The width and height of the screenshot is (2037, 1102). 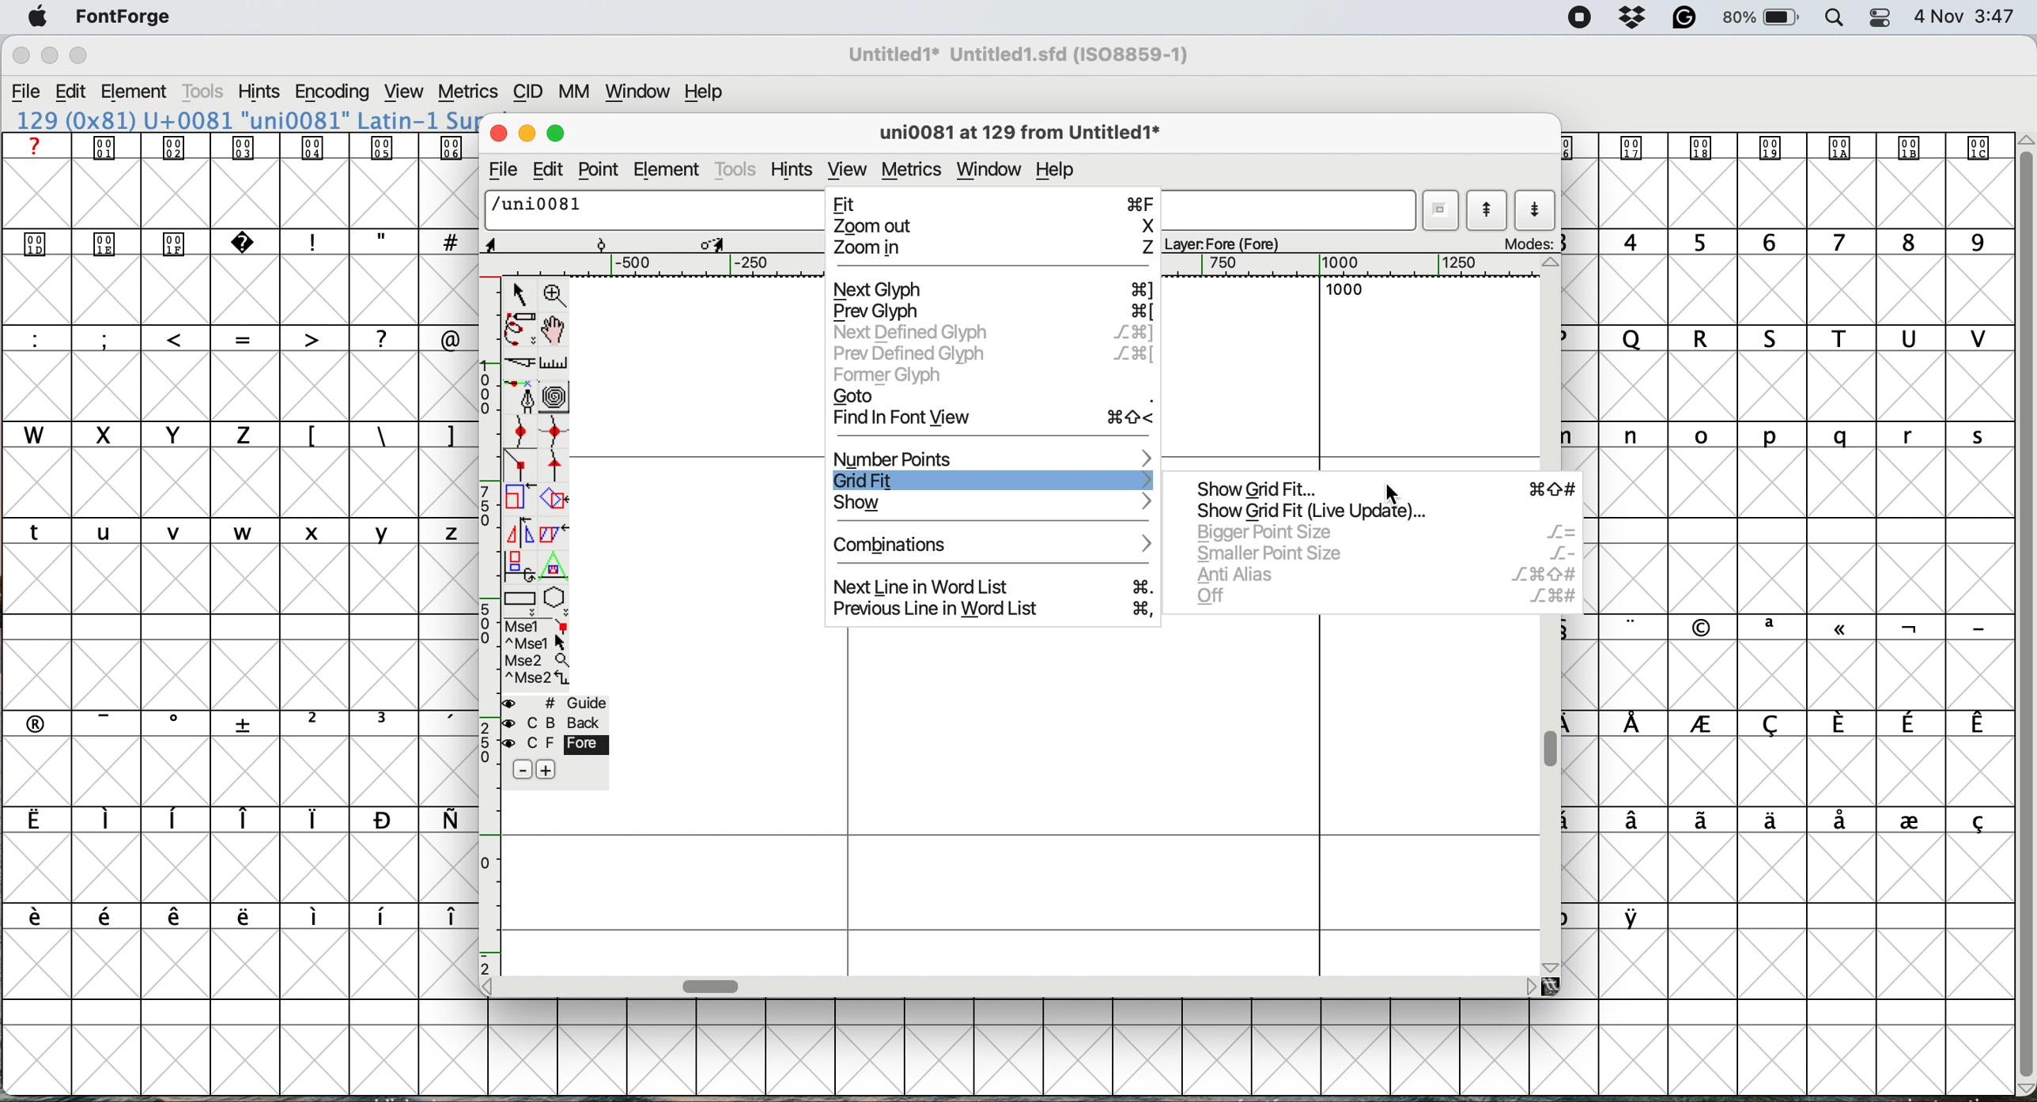 I want to click on rotate the selection, so click(x=553, y=500).